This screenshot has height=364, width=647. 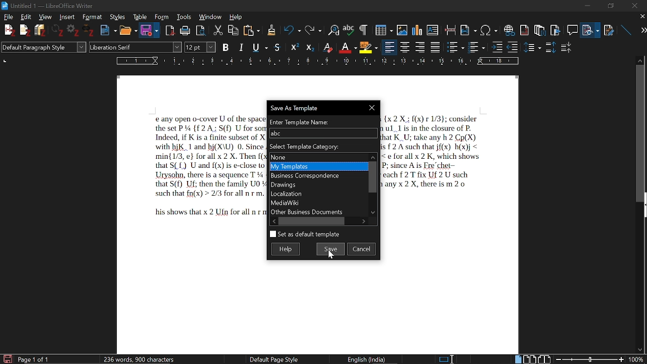 What do you see at coordinates (296, 47) in the screenshot?
I see `` at bounding box center [296, 47].